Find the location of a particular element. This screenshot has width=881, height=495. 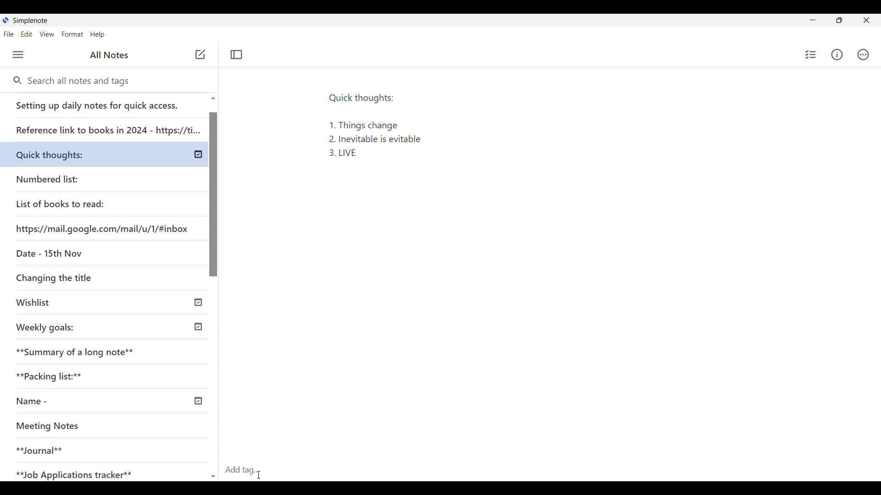

Actions is located at coordinates (862, 54).